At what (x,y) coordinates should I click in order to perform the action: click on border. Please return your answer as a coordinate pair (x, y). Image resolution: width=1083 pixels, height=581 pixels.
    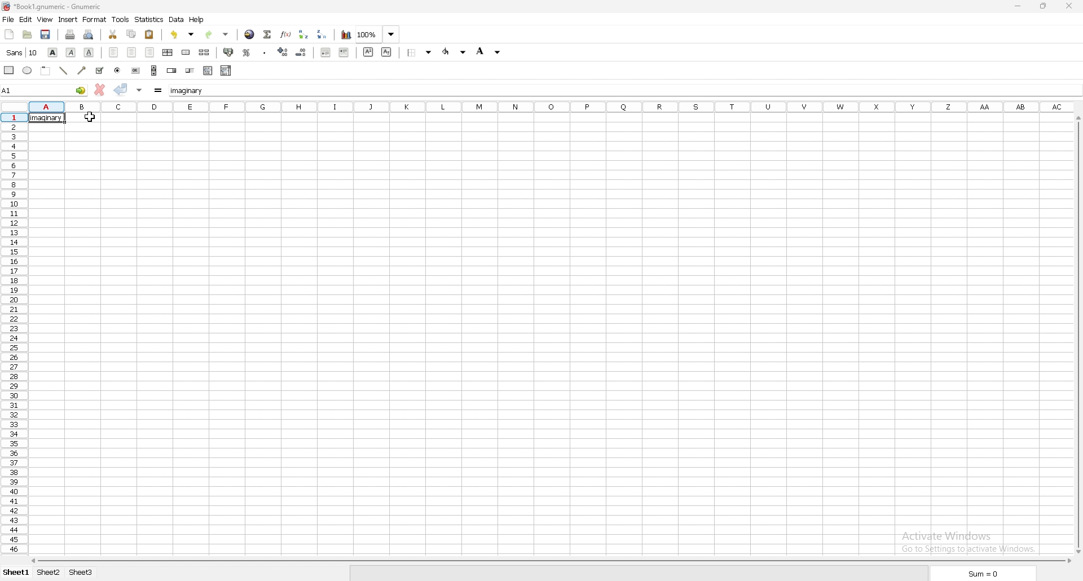
    Looking at the image, I should click on (420, 53).